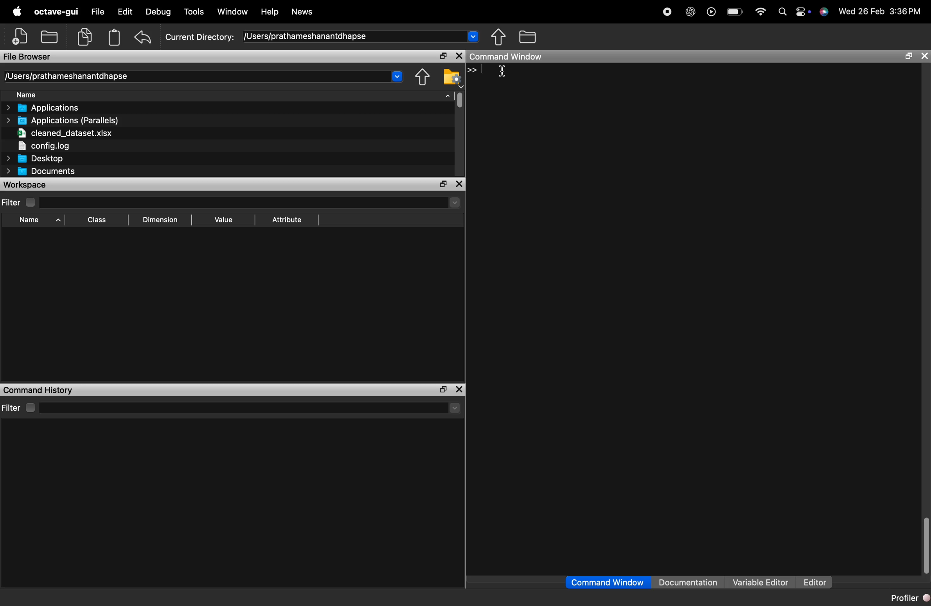 This screenshot has width=931, height=606. What do you see at coordinates (691, 12) in the screenshot?
I see `chat gpt` at bounding box center [691, 12].